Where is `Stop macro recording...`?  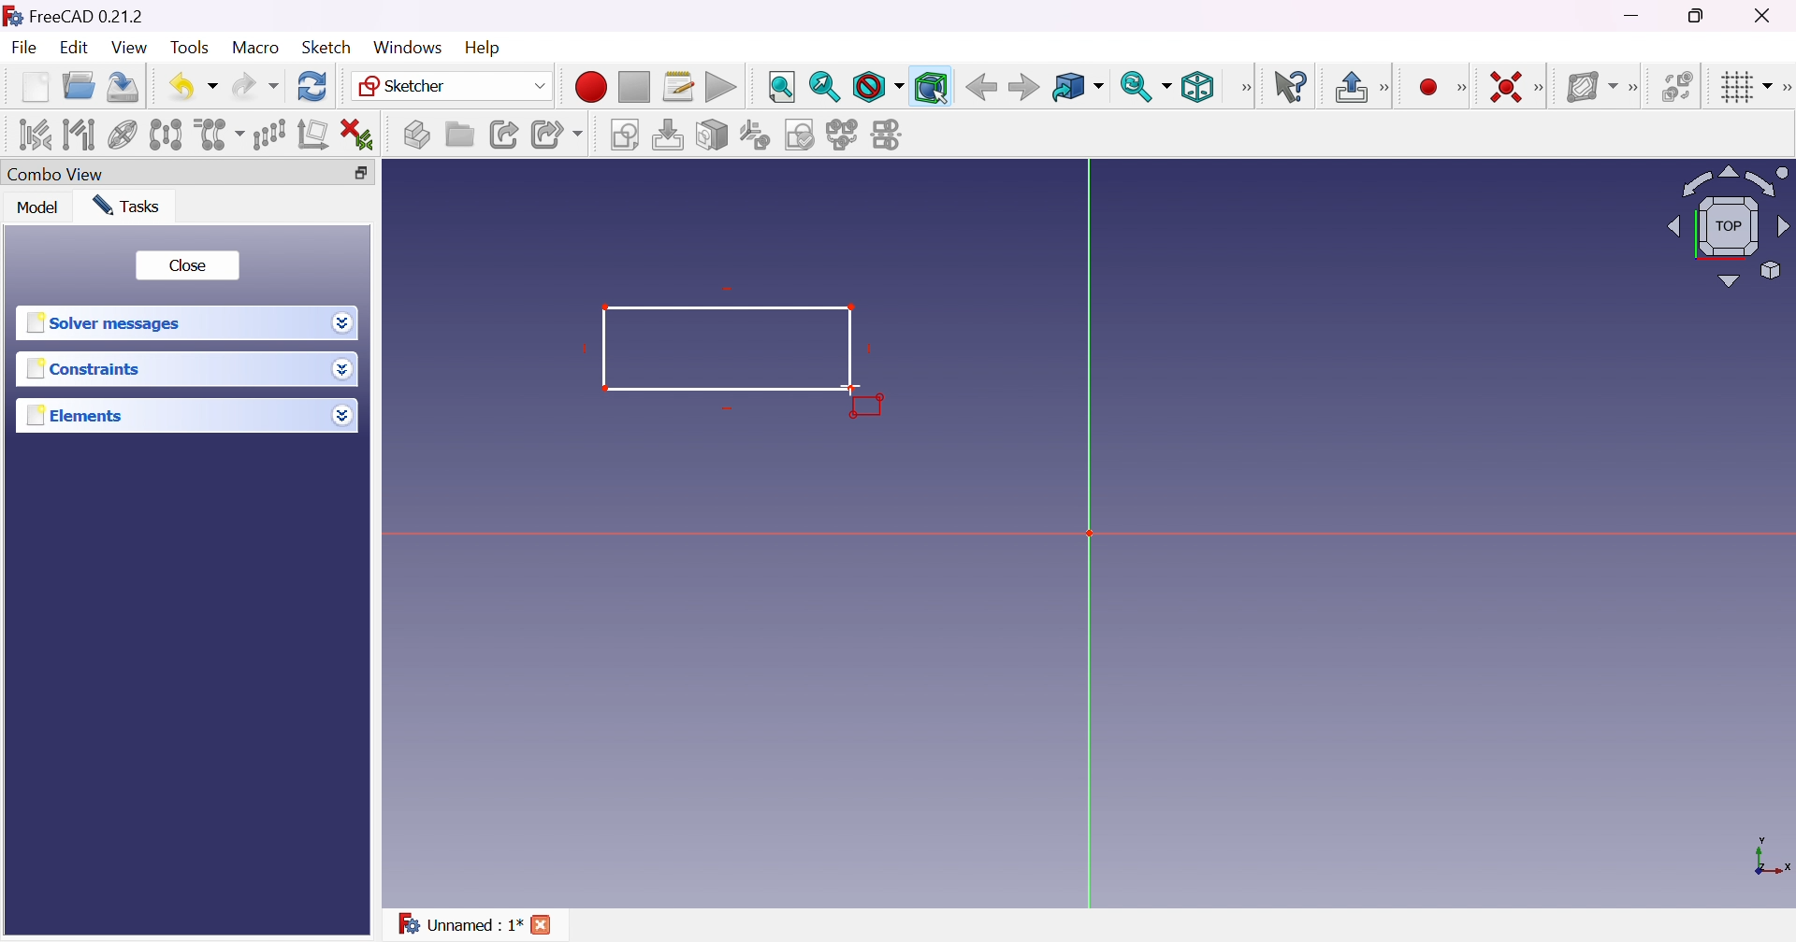
Stop macro recording... is located at coordinates (634, 86).